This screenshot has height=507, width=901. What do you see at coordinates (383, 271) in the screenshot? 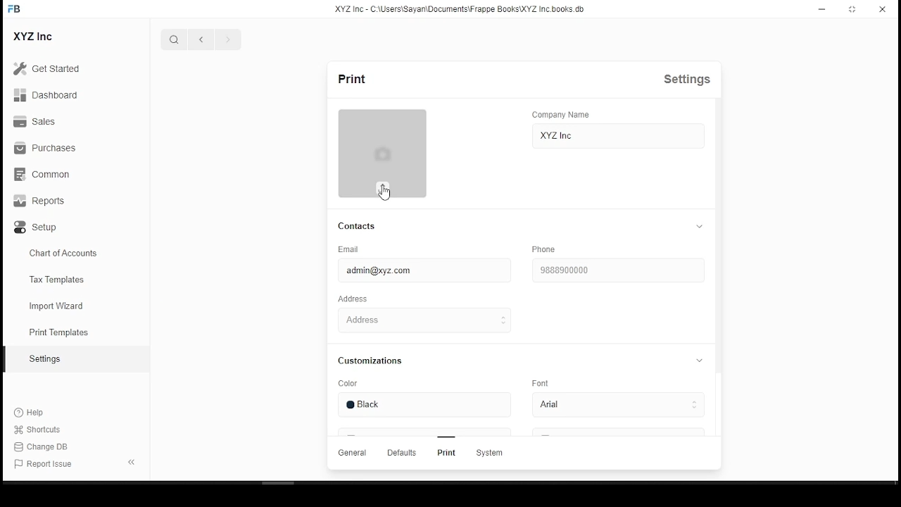
I see `admin@xyz.com` at bounding box center [383, 271].